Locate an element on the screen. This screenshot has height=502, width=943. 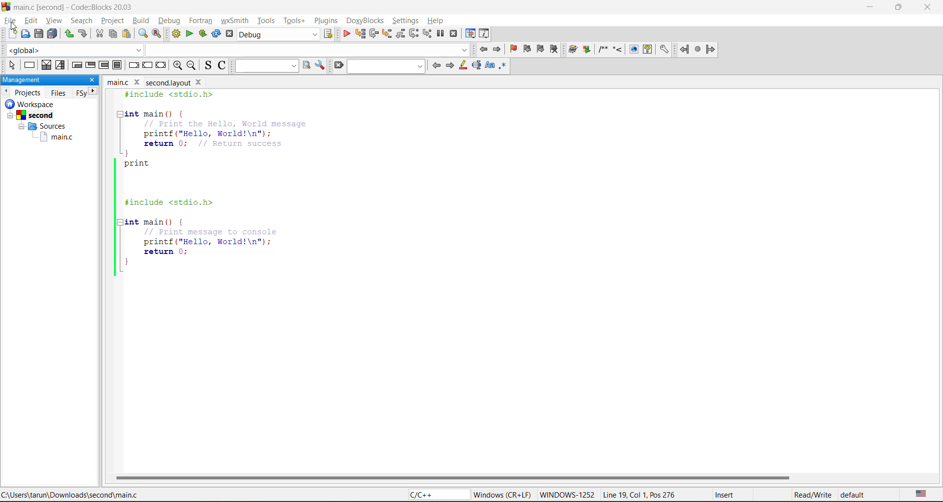
fortran reference is located at coordinates (700, 50).